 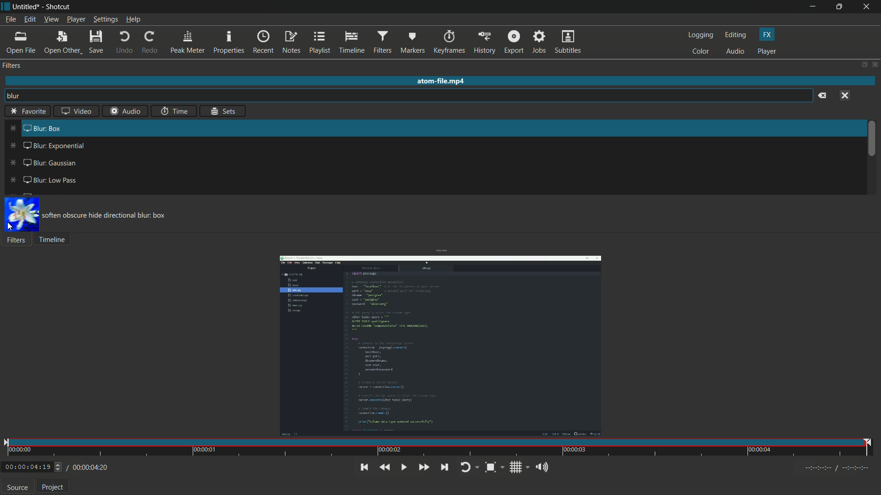 What do you see at coordinates (150, 42) in the screenshot?
I see `redo` at bounding box center [150, 42].